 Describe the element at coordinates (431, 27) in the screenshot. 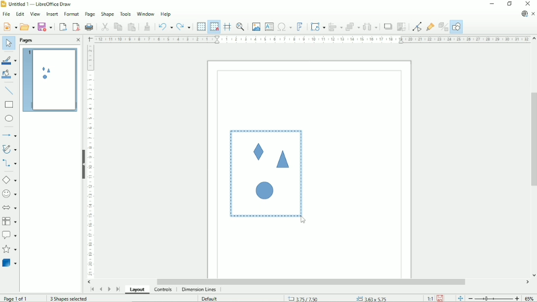

I see `Show gluepoint functions` at that location.